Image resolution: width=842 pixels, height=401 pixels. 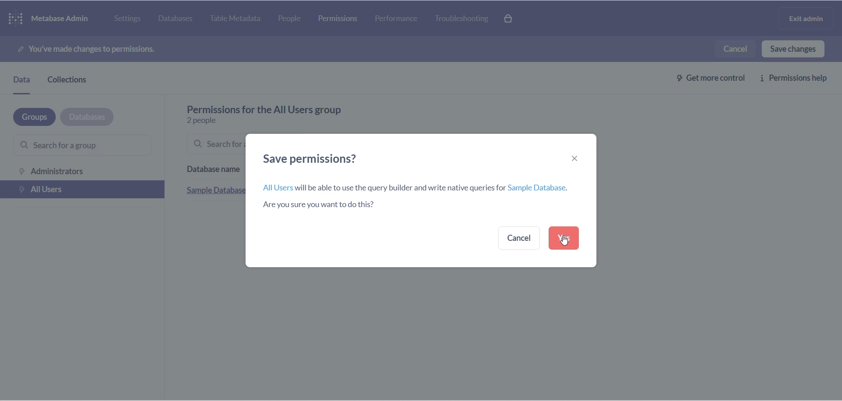 What do you see at coordinates (796, 78) in the screenshot?
I see `permission help` at bounding box center [796, 78].